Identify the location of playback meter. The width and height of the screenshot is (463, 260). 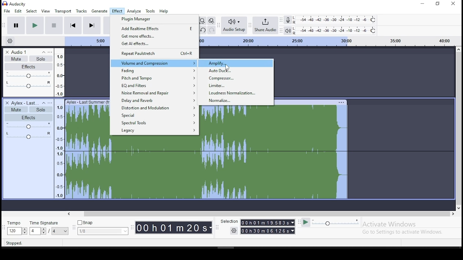
(288, 31).